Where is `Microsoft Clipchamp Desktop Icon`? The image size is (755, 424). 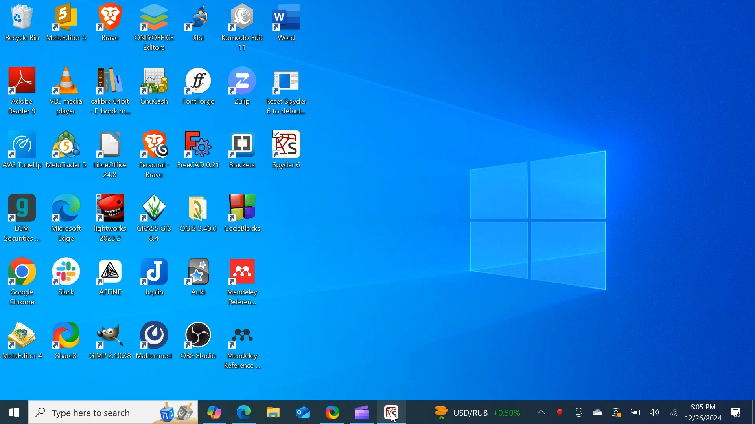 Microsoft Clipchamp Desktop Icon is located at coordinates (361, 412).